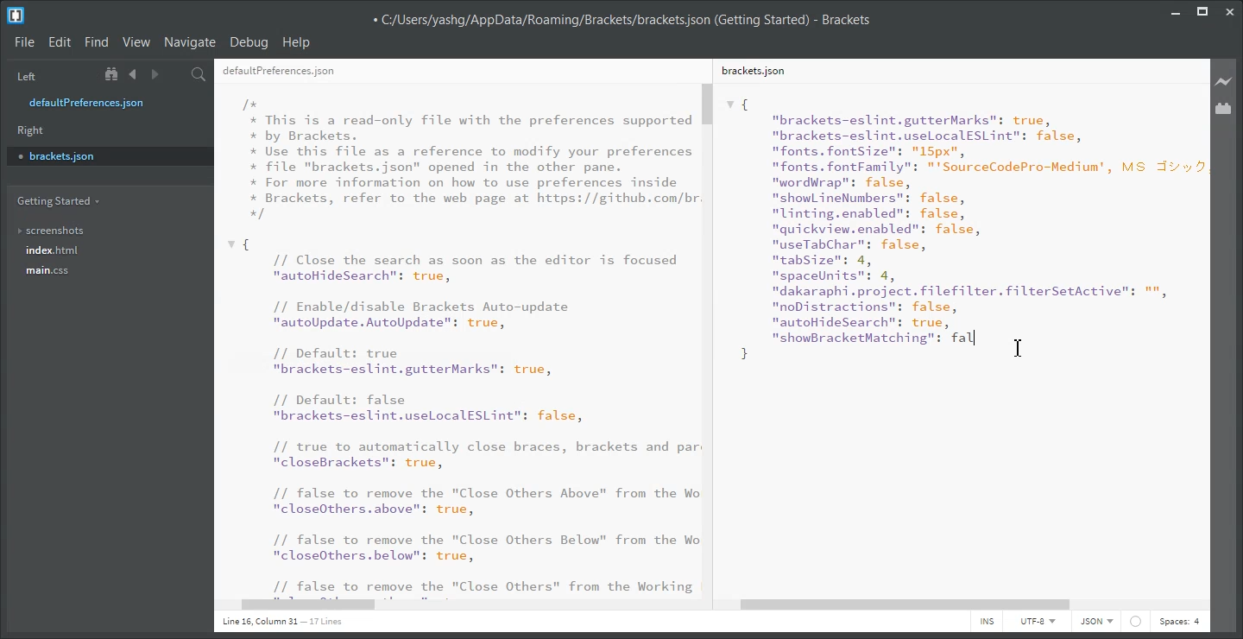  What do you see at coordinates (60, 42) in the screenshot?
I see `Edit` at bounding box center [60, 42].